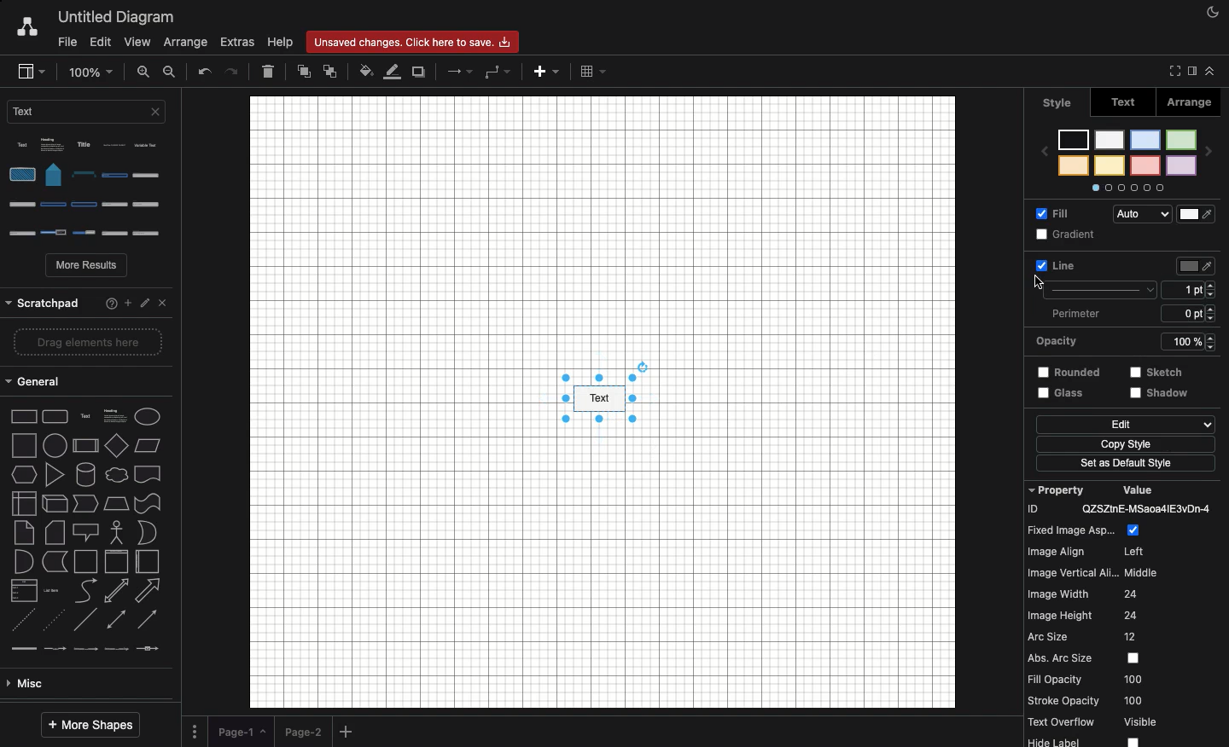 This screenshot has width=1229, height=747. What do you see at coordinates (204, 72) in the screenshot?
I see `Undo` at bounding box center [204, 72].